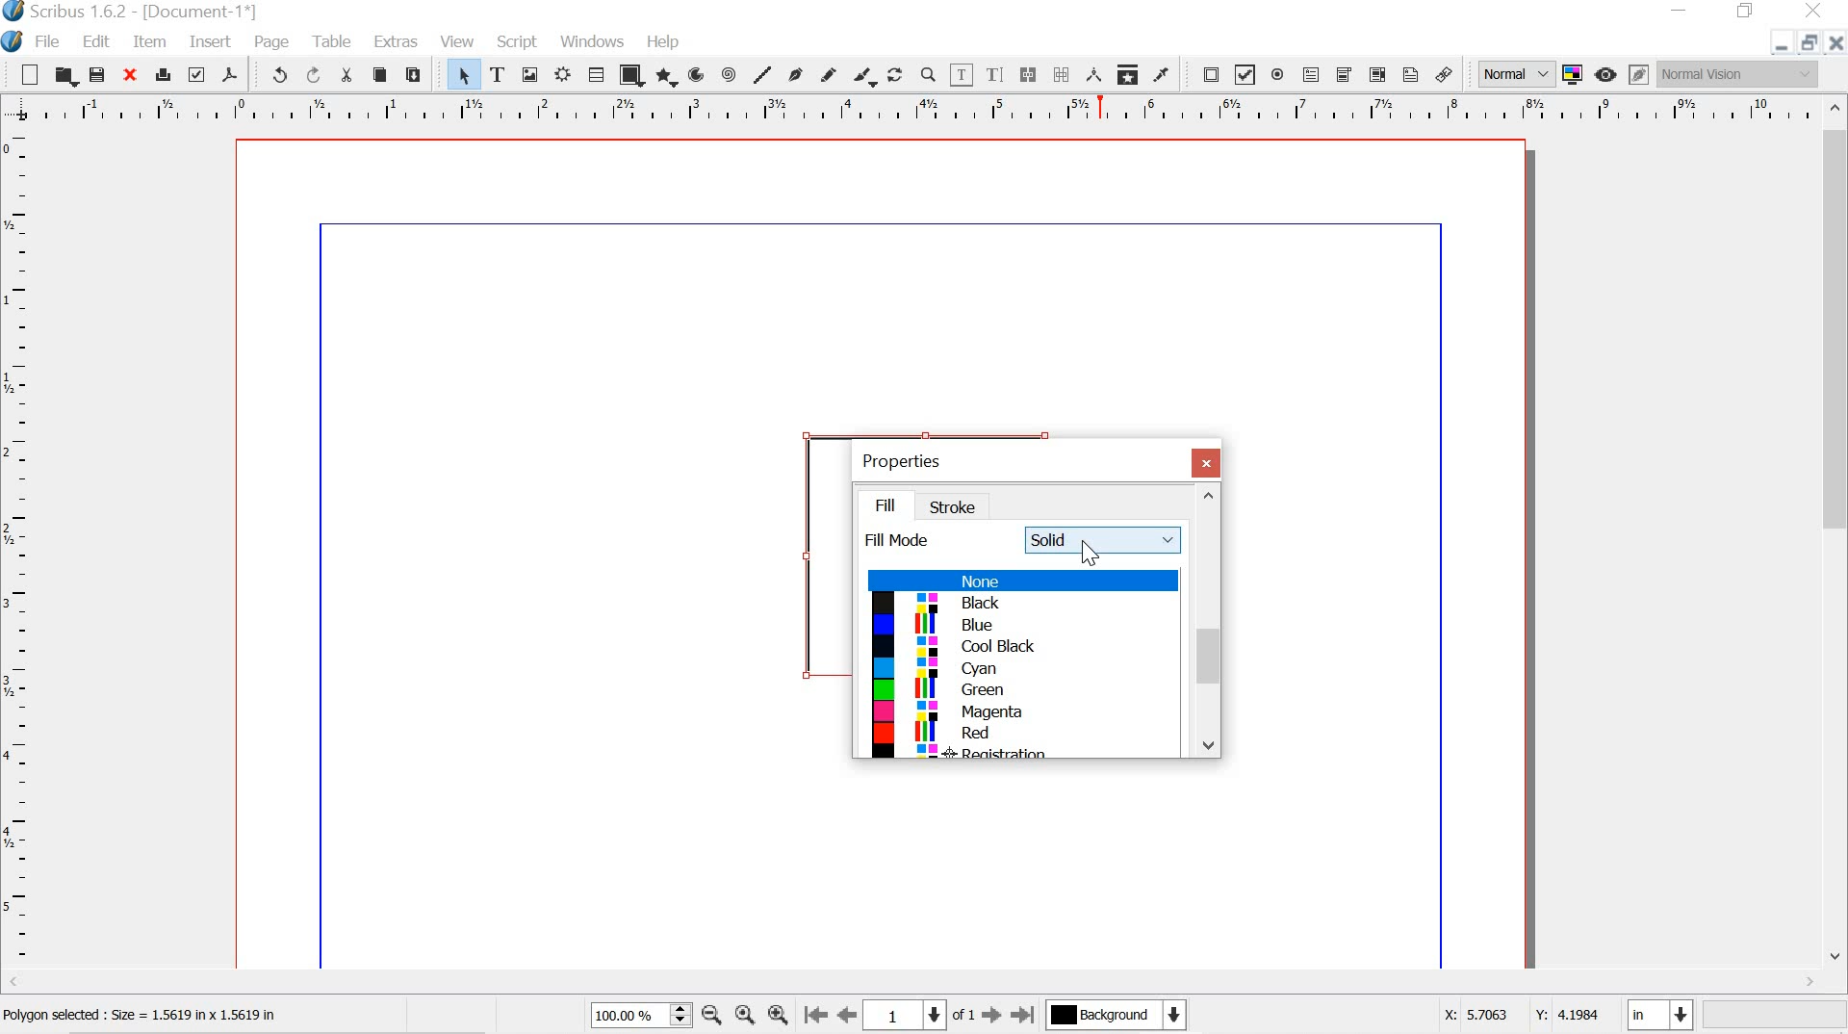  Describe the element at coordinates (395, 42) in the screenshot. I see `extras` at that location.